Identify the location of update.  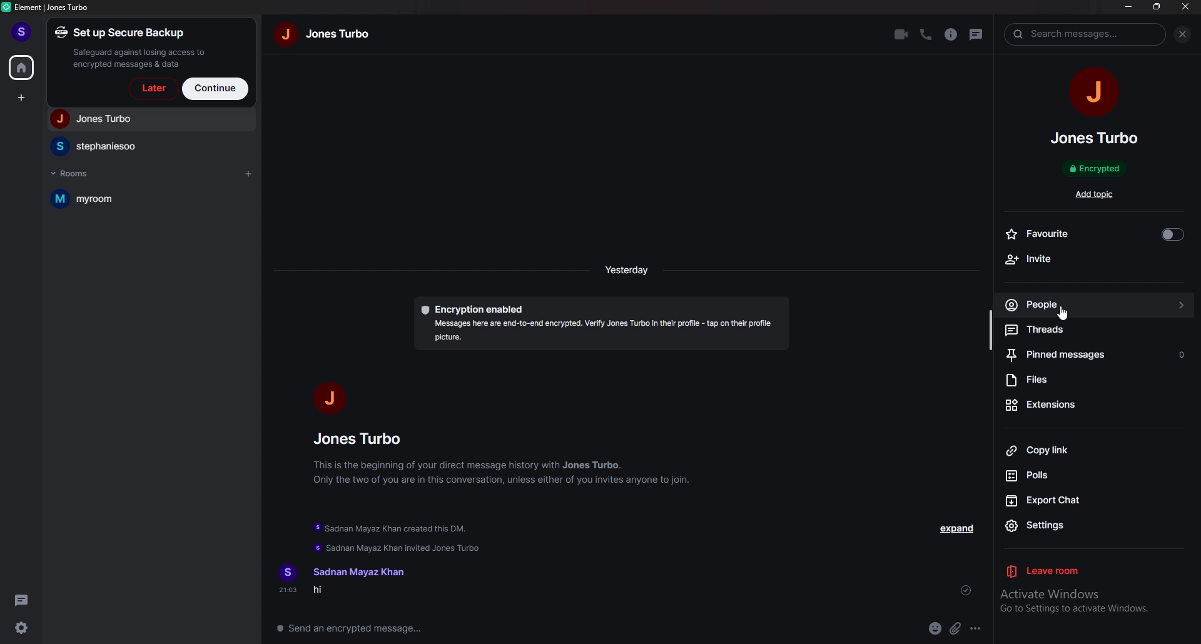
(393, 537).